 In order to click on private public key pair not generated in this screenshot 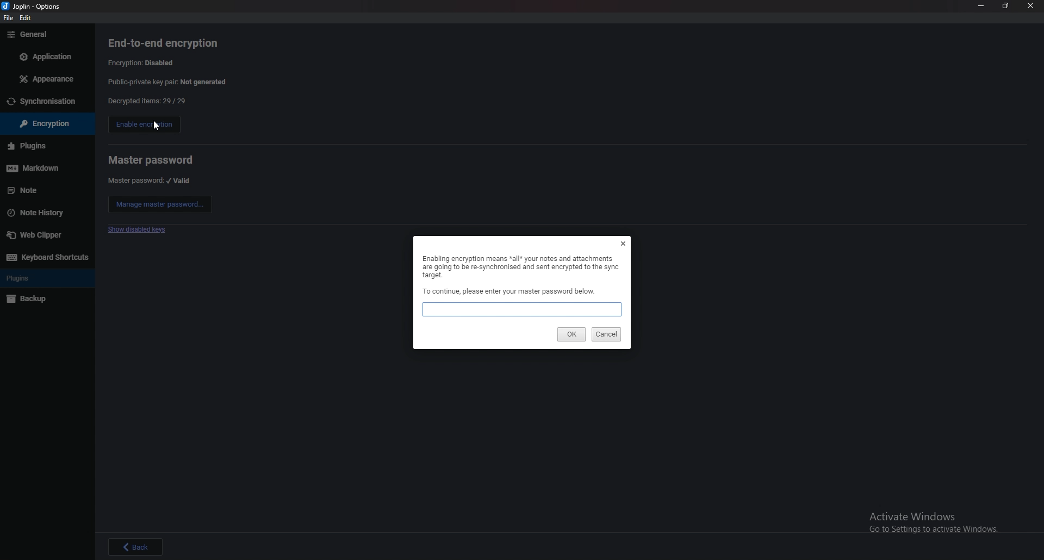, I will do `click(169, 83)`.